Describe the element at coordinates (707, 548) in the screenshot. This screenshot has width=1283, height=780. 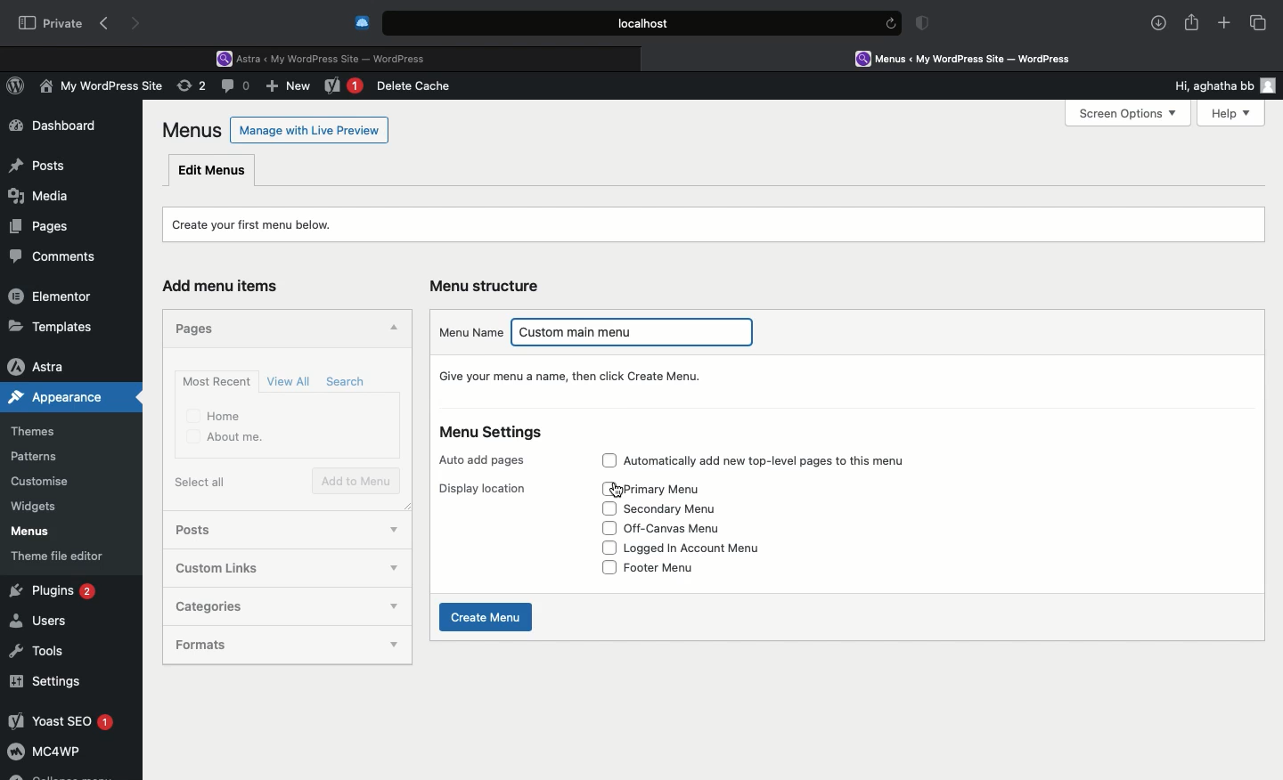
I see `Logged in account menu` at that location.